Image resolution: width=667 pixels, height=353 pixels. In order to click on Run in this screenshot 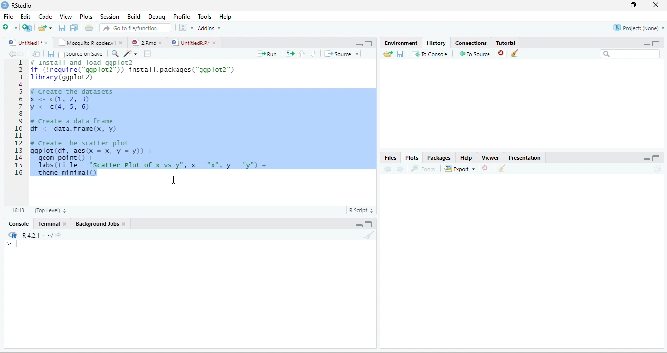, I will do `click(267, 54)`.